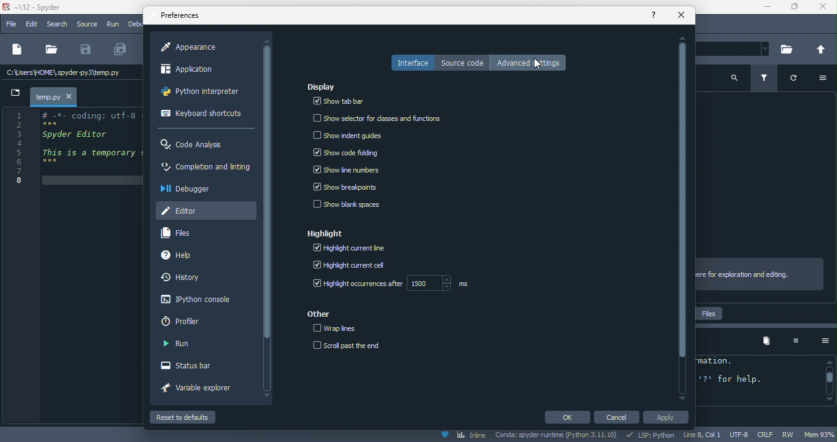 Image resolution: width=837 pixels, height=442 pixels. I want to click on , so click(822, 49).